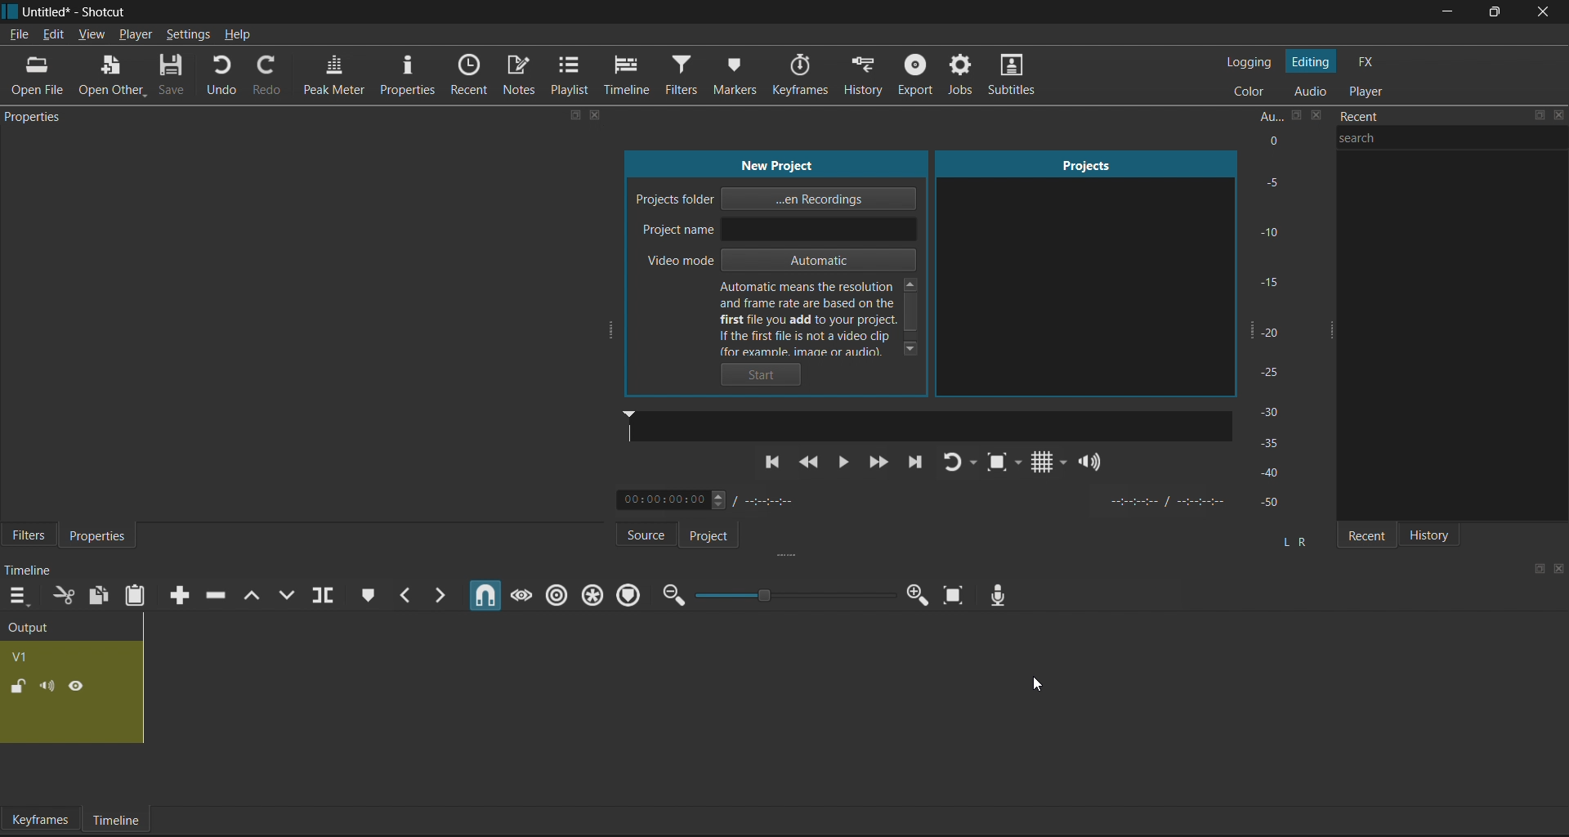 This screenshot has height=837, width=1569. I want to click on cursor, so click(1041, 683).